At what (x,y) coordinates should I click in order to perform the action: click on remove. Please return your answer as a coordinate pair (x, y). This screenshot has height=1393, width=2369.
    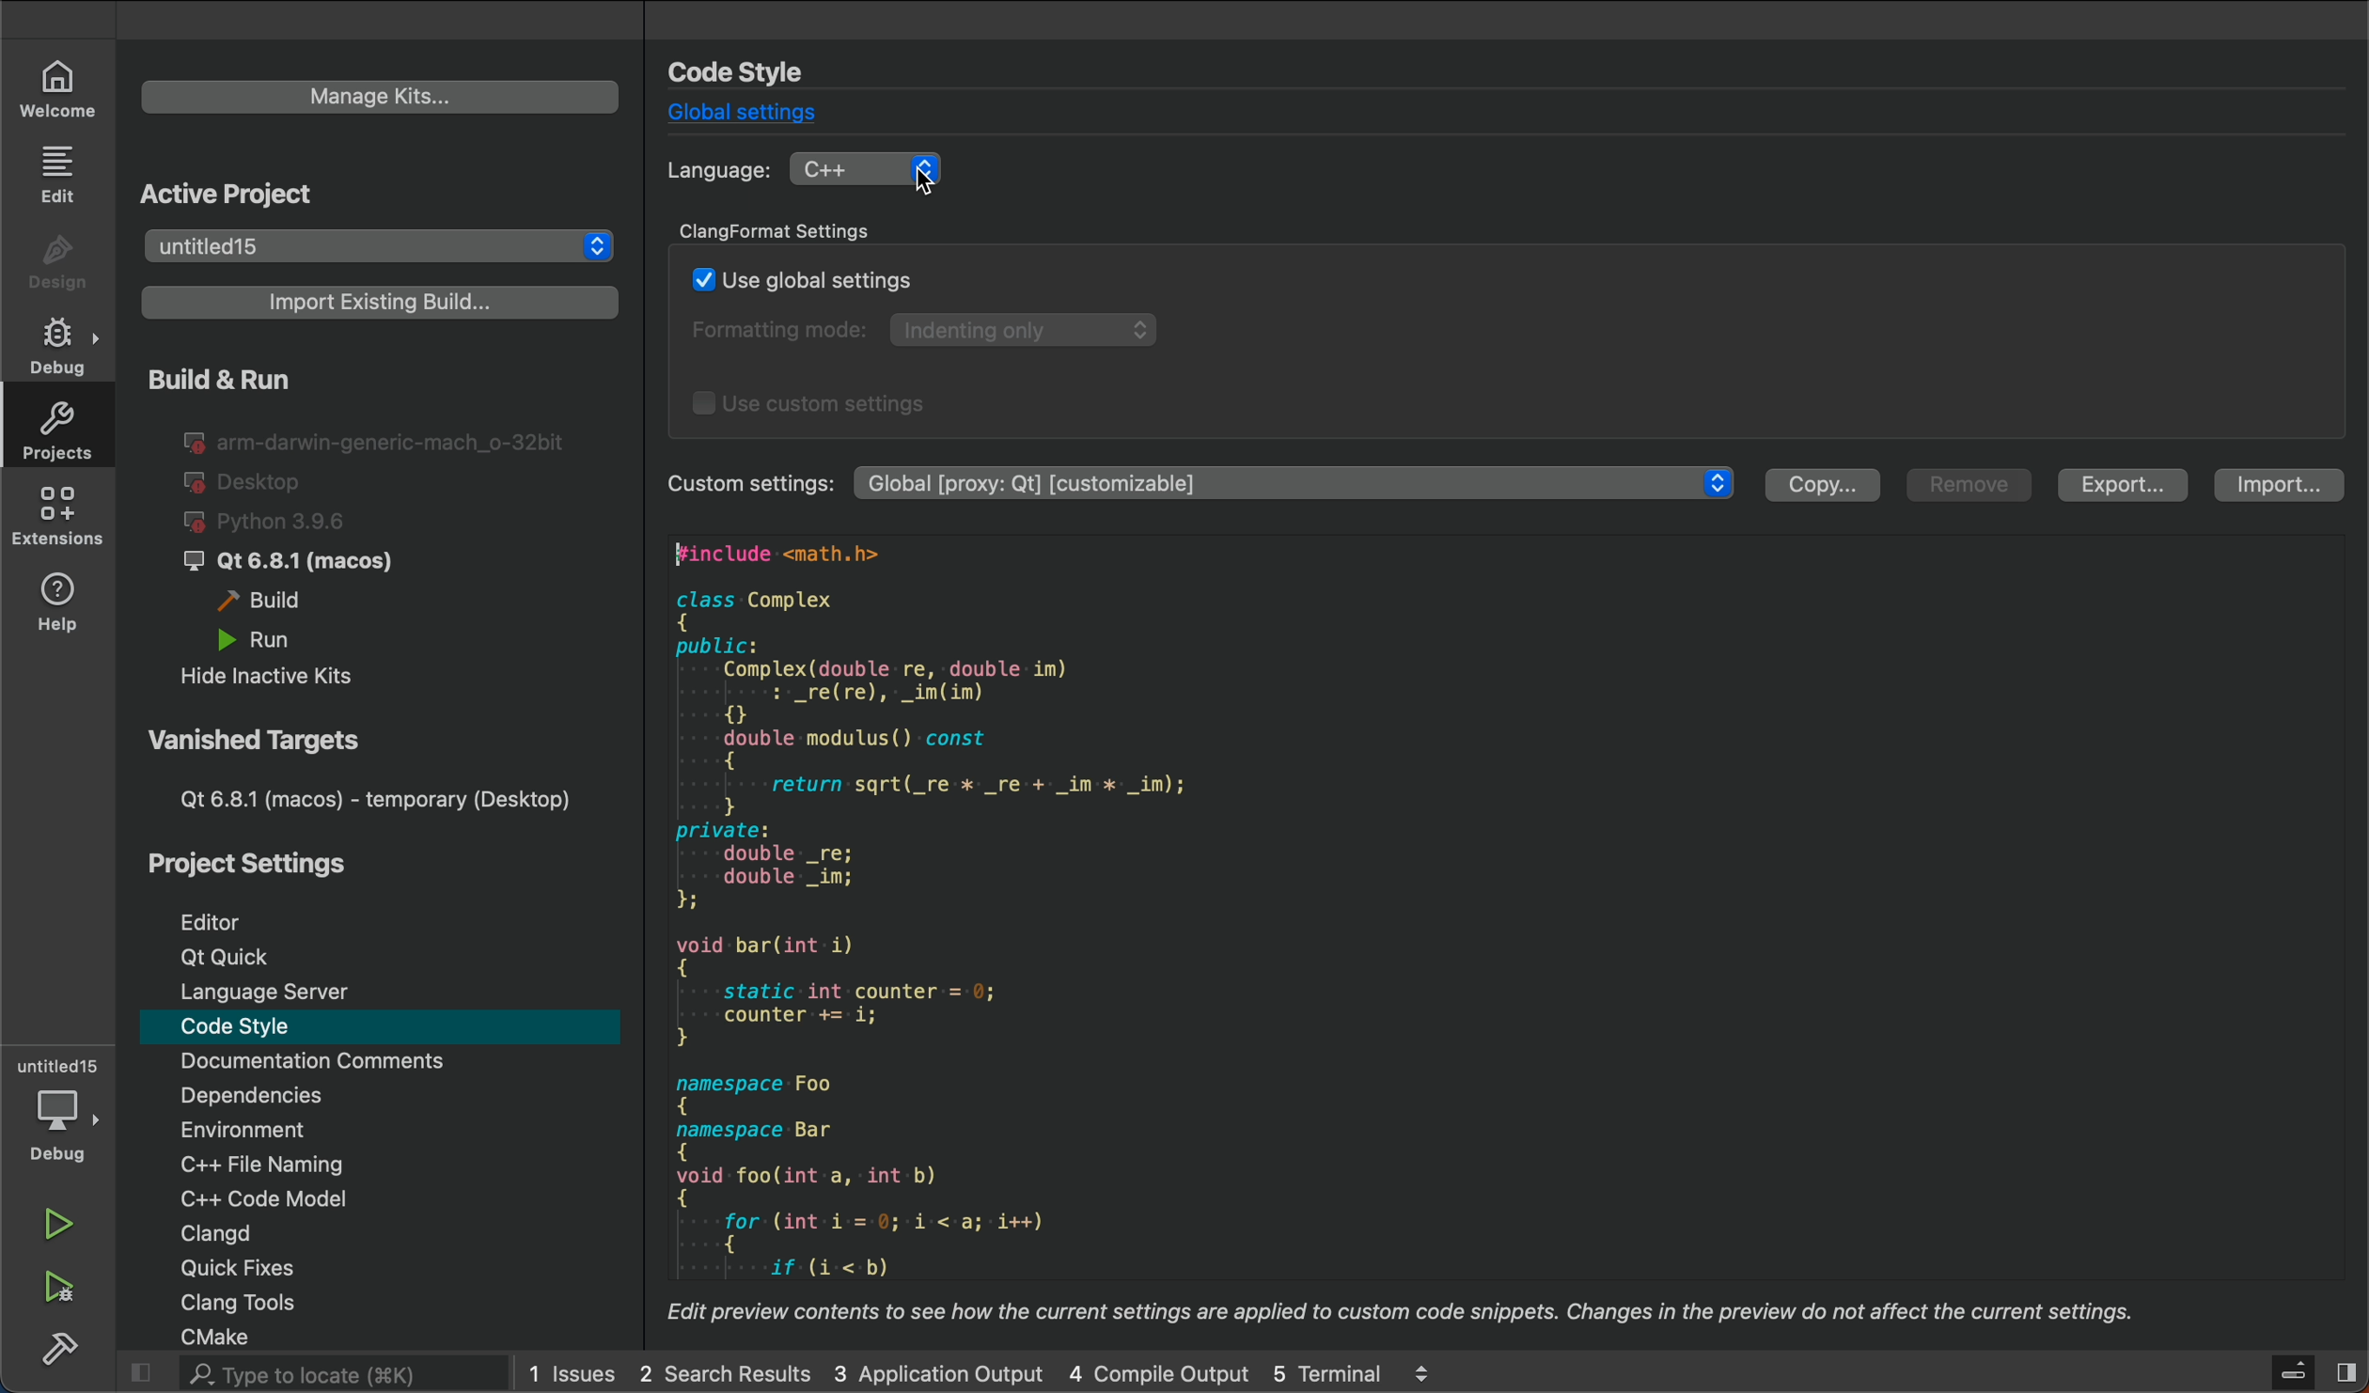
    Looking at the image, I should click on (1972, 487).